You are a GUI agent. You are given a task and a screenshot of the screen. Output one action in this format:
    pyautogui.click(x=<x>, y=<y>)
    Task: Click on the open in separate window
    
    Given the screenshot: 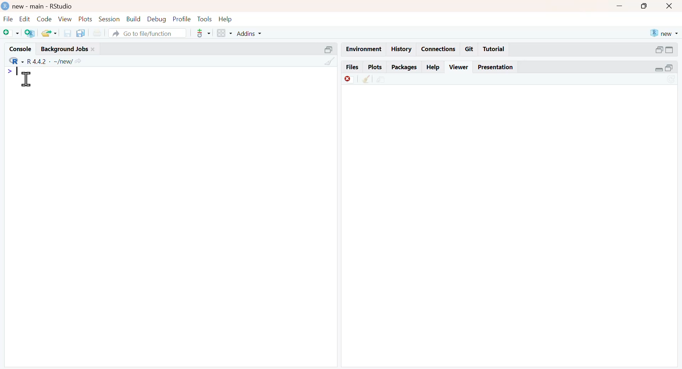 What is the action you would take?
    pyautogui.click(x=658, y=50)
    